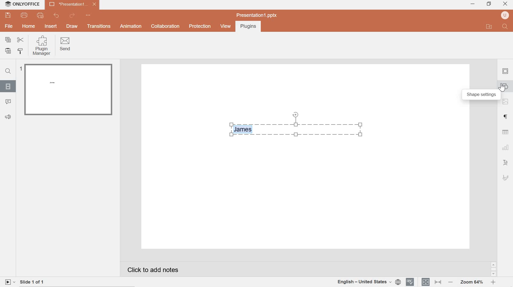 Image resolution: width=513 pixels, height=287 pixels. I want to click on Click to add notes, so click(160, 268).